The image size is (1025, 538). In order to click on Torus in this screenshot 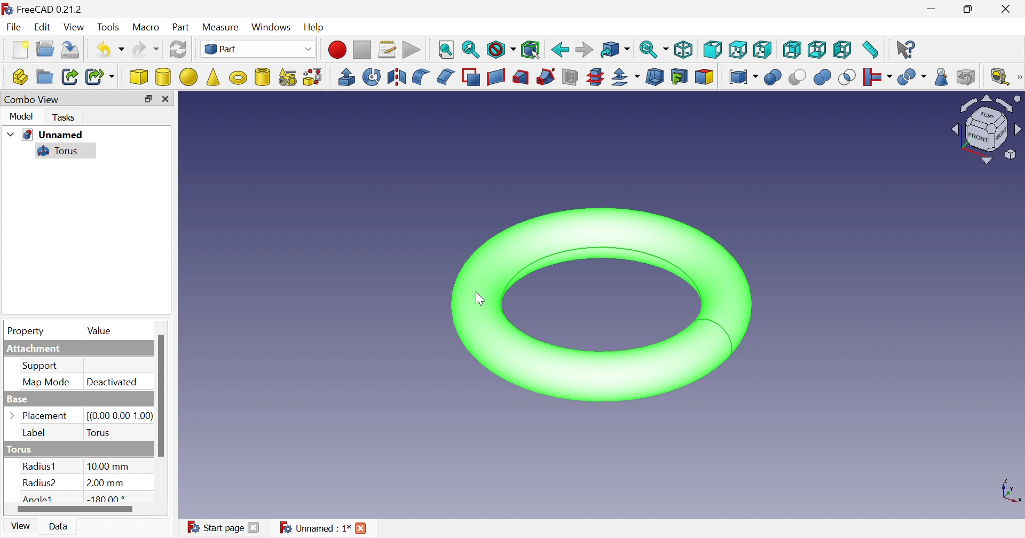, I will do `click(236, 78)`.